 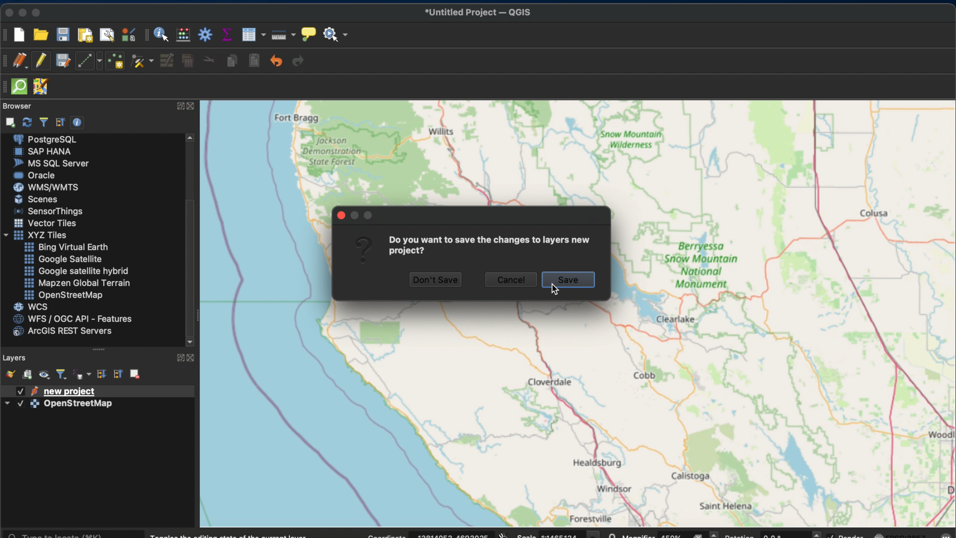 I want to click on openstreetmap, so click(x=62, y=295).